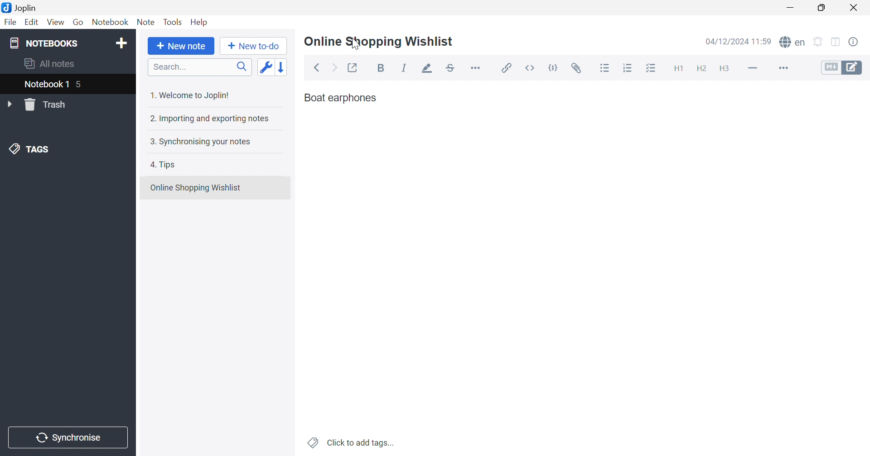 The width and height of the screenshot is (870, 456). Describe the element at coordinates (110, 22) in the screenshot. I see `Notebook` at that location.